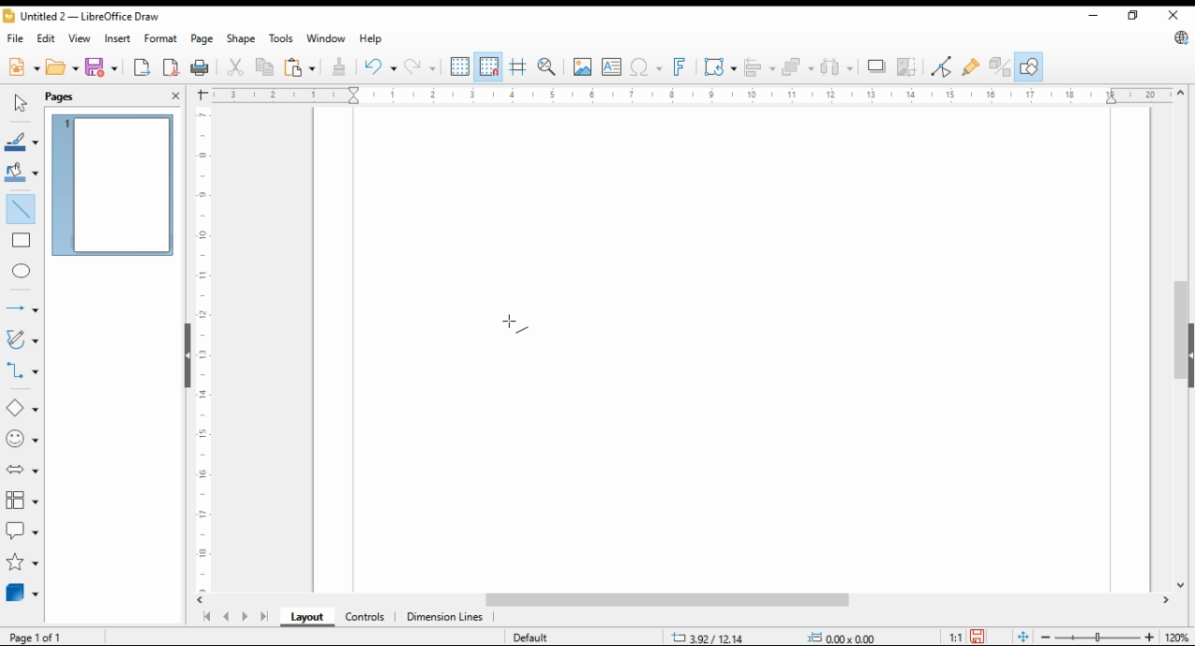 This screenshot has width=1195, height=646. Describe the element at coordinates (300, 66) in the screenshot. I see `paste` at that location.